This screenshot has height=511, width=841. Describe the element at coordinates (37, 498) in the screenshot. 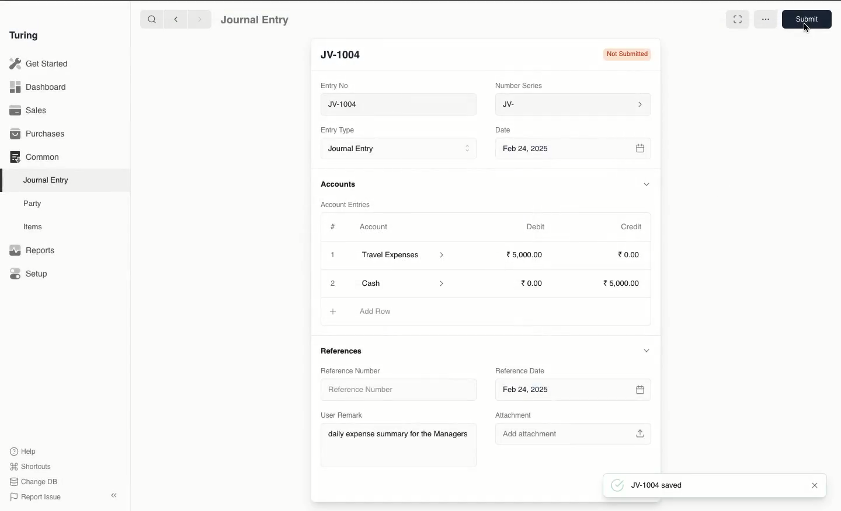

I see `Report Issue` at that location.